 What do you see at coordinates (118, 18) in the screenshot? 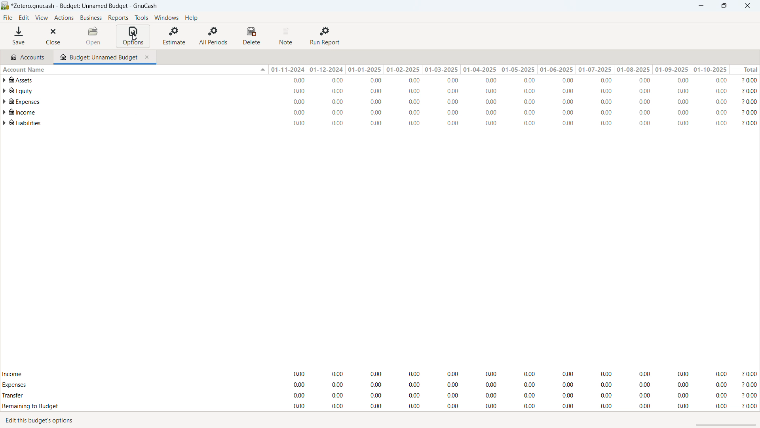
I see `reports` at bounding box center [118, 18].